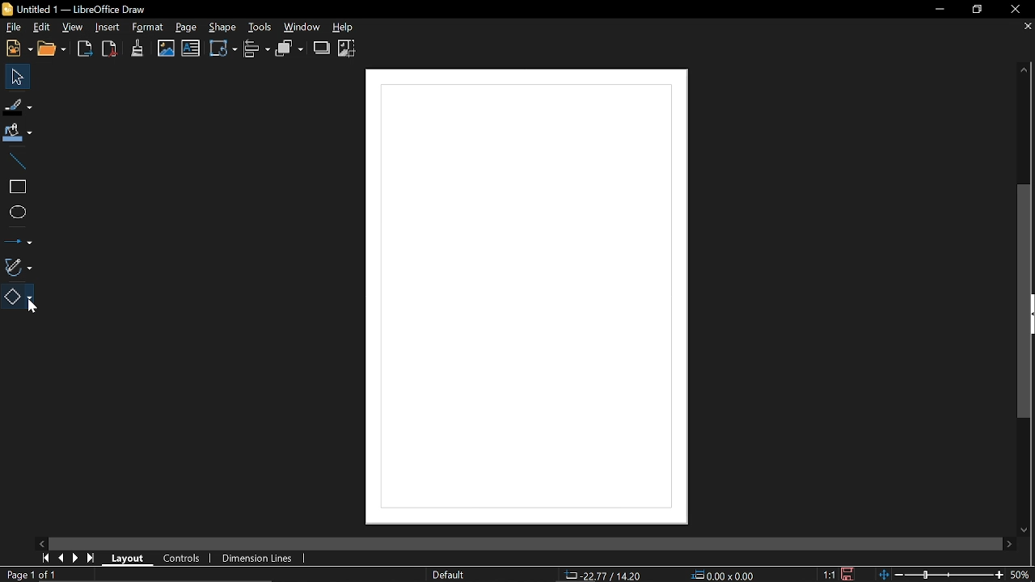  What do you see at coordinates (182, 559) in the screenshot?
I see `Controls` at bounding box center [182, 559].